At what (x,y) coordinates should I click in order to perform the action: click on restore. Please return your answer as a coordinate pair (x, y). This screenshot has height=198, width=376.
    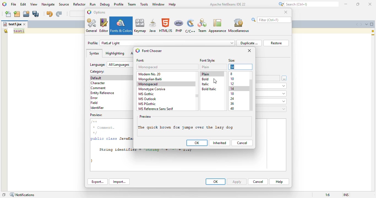
    Looking at the image, I should click on (276, 43).